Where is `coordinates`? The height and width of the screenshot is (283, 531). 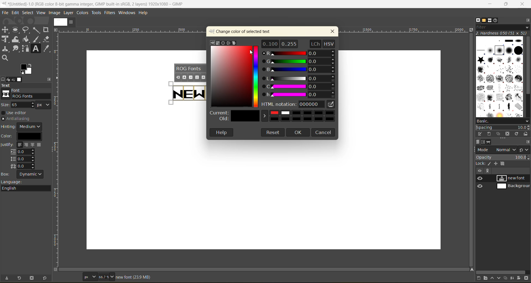 coordinates is located at coordinates (69, 276).